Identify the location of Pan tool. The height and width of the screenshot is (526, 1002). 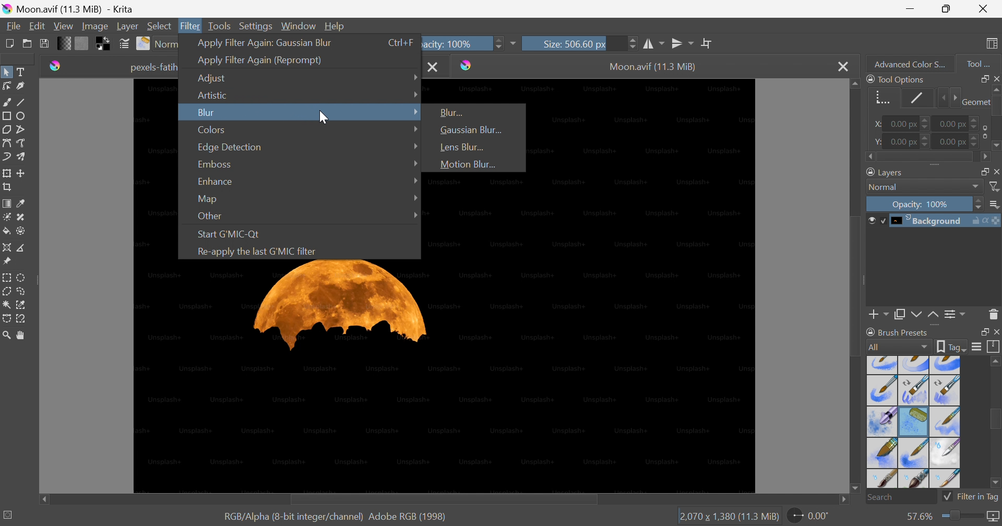
(23, 336).